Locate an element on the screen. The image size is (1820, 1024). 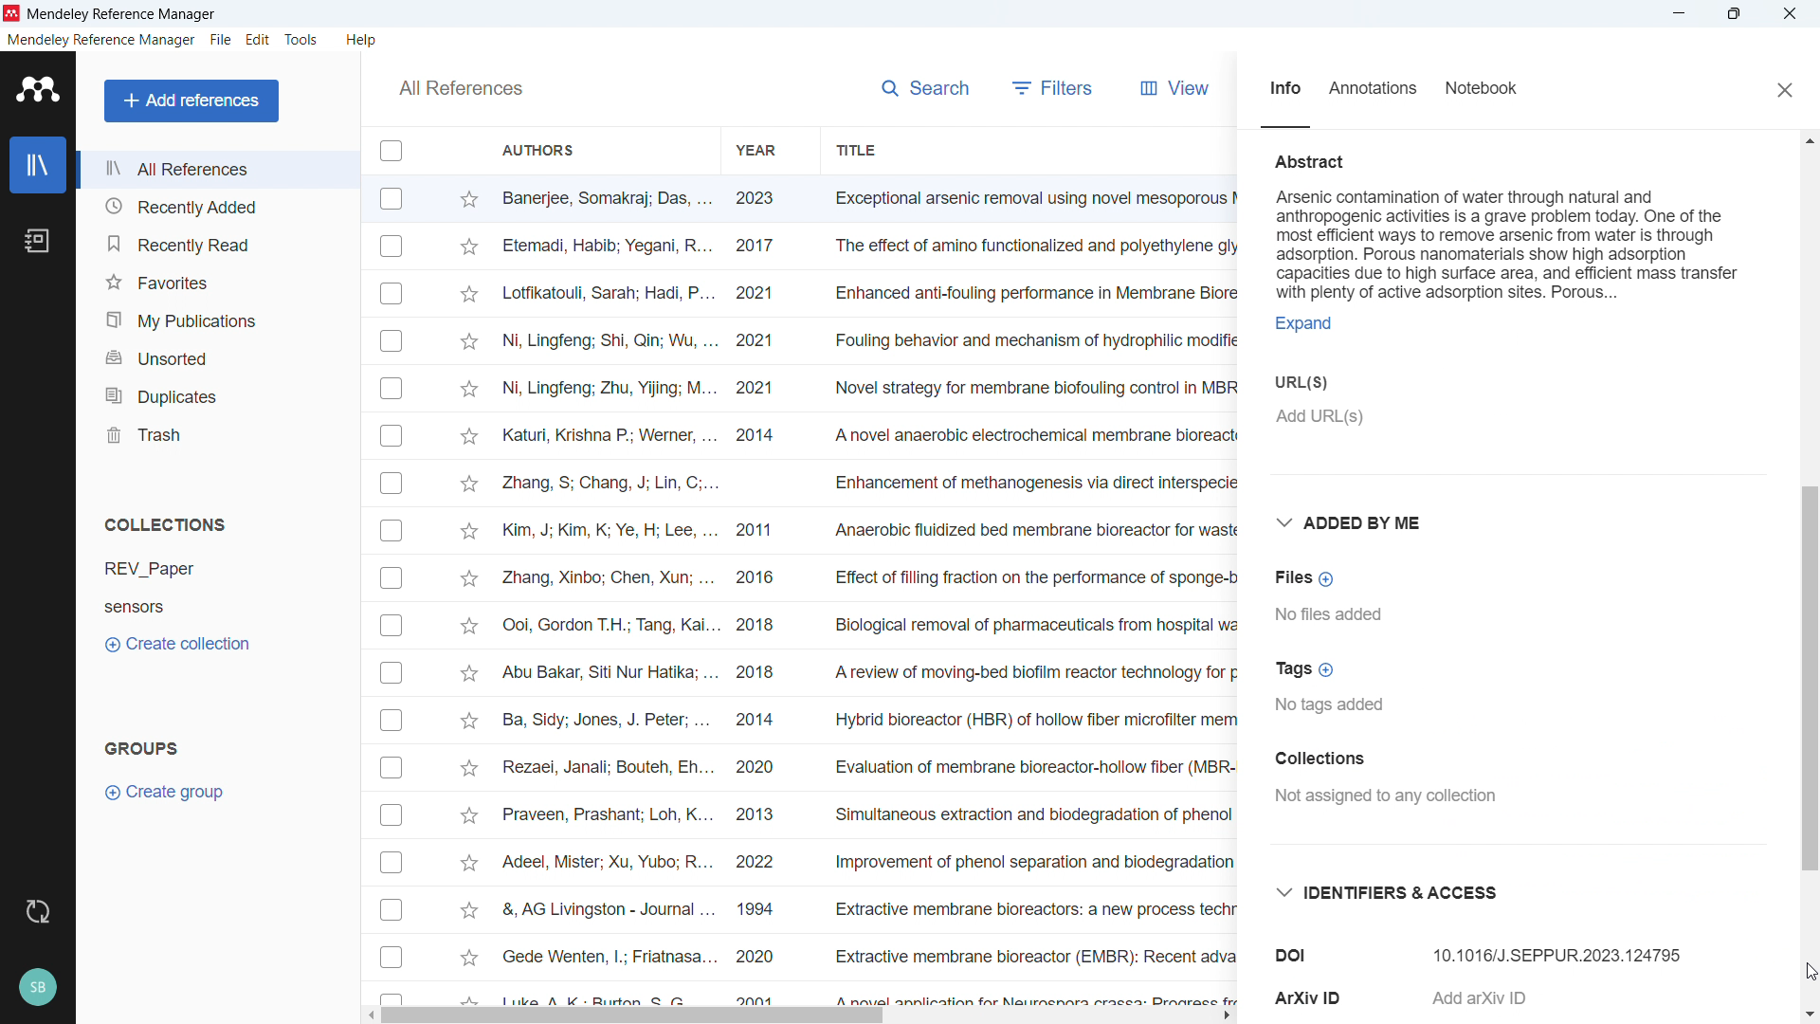
collections is located at coordinates (168, 524).